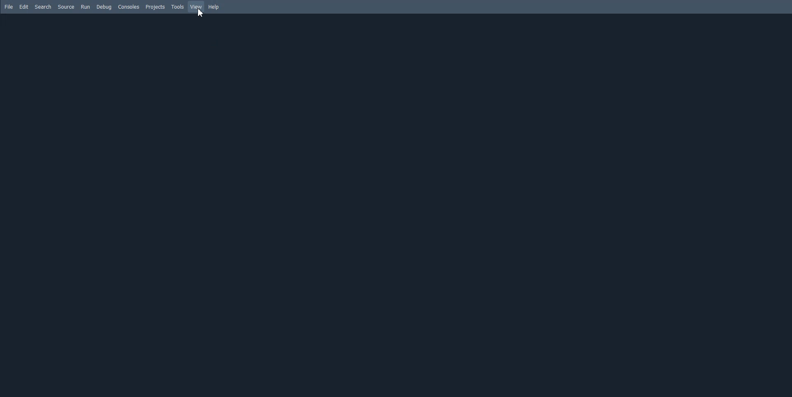 The image size is (792, 397). What do you see at coordinates (104, 7) in the screenshot?
I see `Debug` at bounding box center [104, 7].